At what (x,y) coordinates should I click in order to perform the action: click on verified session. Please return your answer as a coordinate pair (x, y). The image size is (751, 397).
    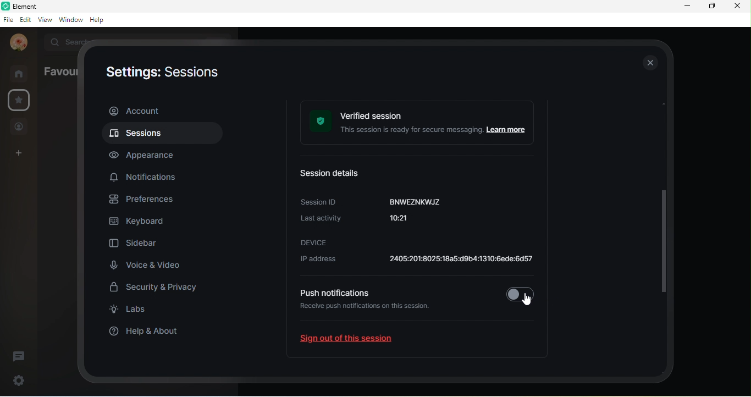
    Looking at the image, I should click on (421, 124).